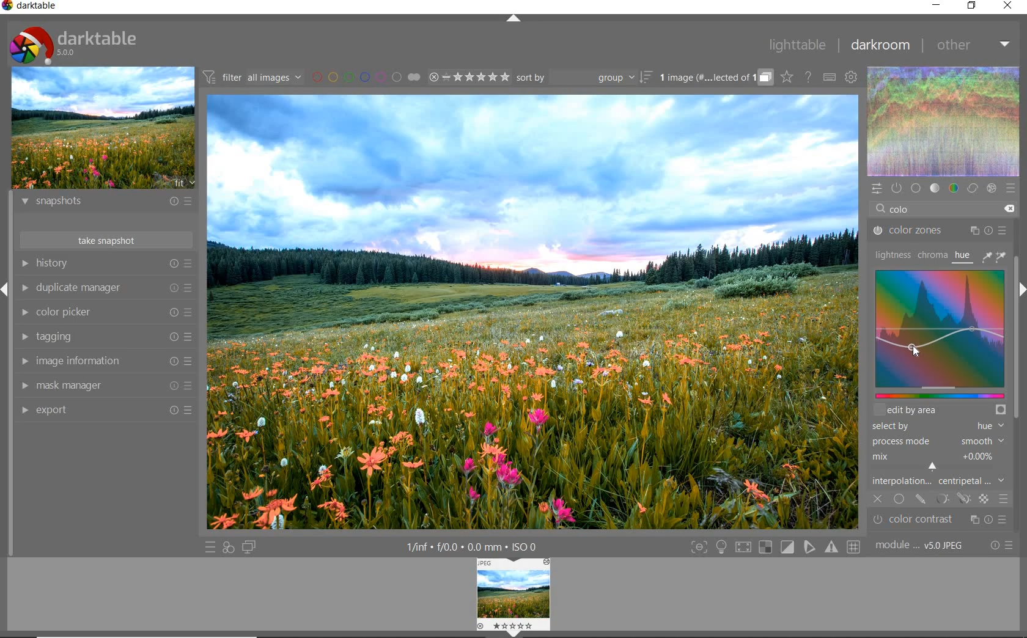 The width and height of the screenshot is (1027, 638). Describe the element at coordinates (471, 546) in the screenshot. I see `1/inf*f/0.0 mm*ISO 0` at that location.